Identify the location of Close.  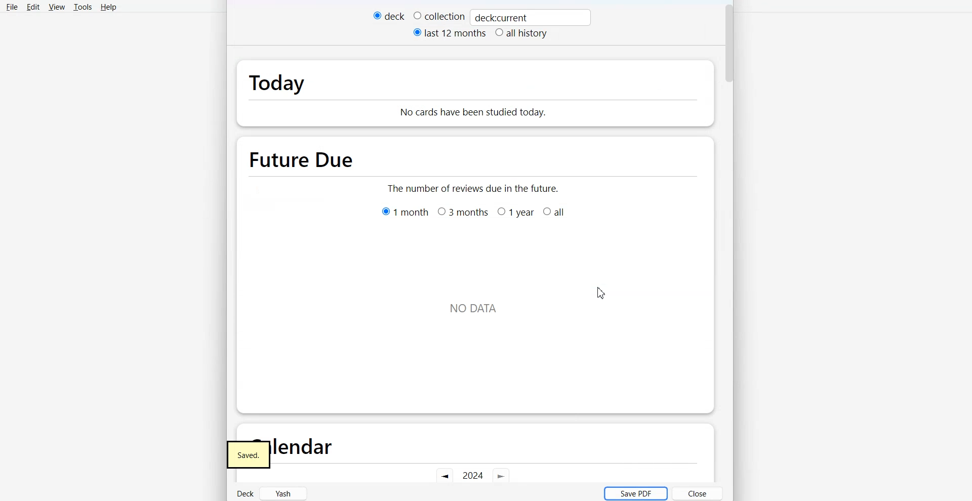
(698, 493).